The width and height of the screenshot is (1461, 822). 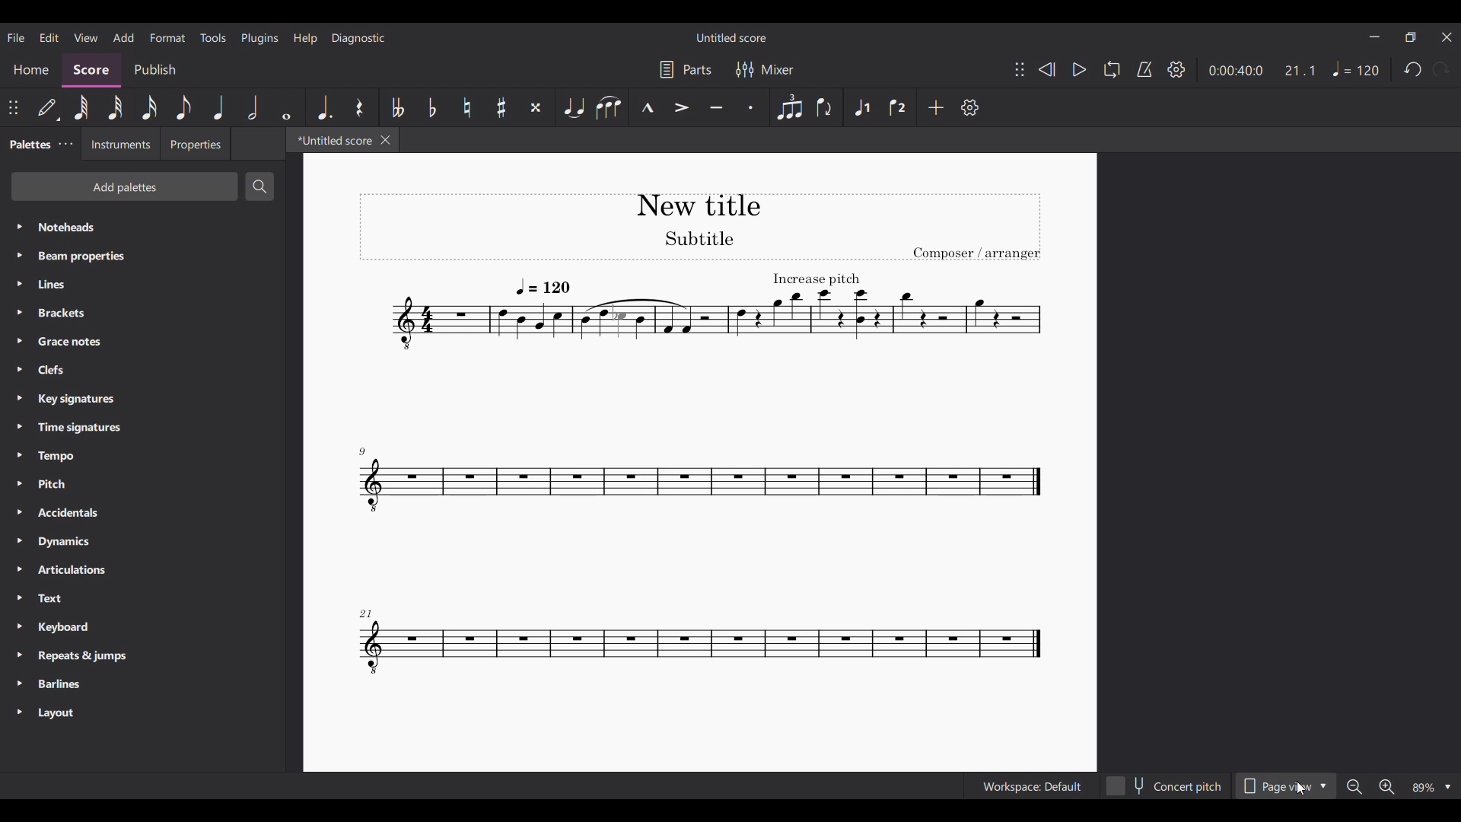 What do you see at coordinates (730, 37) in the screenshot?
I see `Untitled score` at bounding box center [730, 37].